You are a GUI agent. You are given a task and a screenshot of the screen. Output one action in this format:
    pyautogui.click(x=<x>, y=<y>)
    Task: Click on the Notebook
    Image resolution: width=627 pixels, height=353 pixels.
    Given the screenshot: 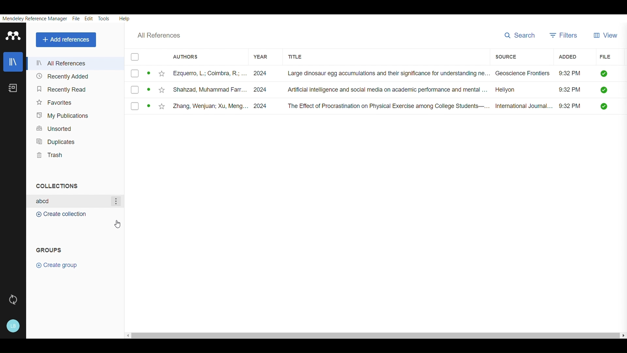 What is the action you would take?
    pyautogui.click(x=14, y=89)
    